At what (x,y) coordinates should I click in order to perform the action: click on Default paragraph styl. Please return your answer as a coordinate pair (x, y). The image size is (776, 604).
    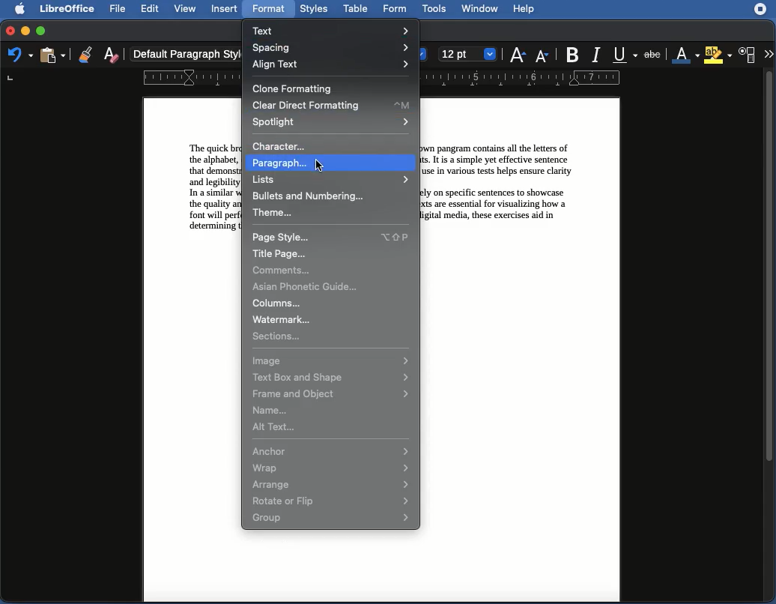
    Looking at the image, I should click on (184, 55).